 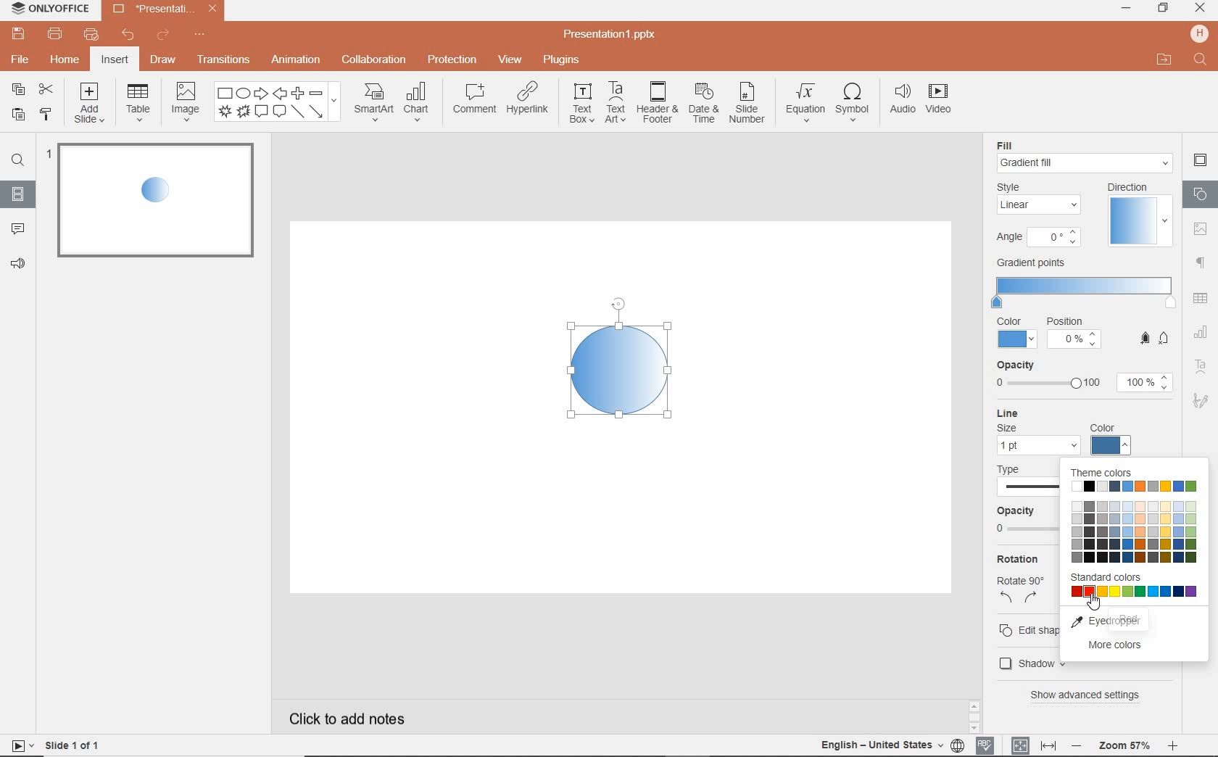 What do you see at coordinates (1028, 627) in the screenshot?
I see `text` at bounding box center [1028, 627].